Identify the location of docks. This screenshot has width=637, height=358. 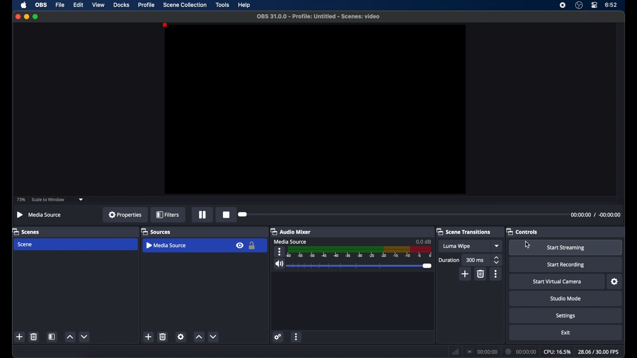
(122, 5).